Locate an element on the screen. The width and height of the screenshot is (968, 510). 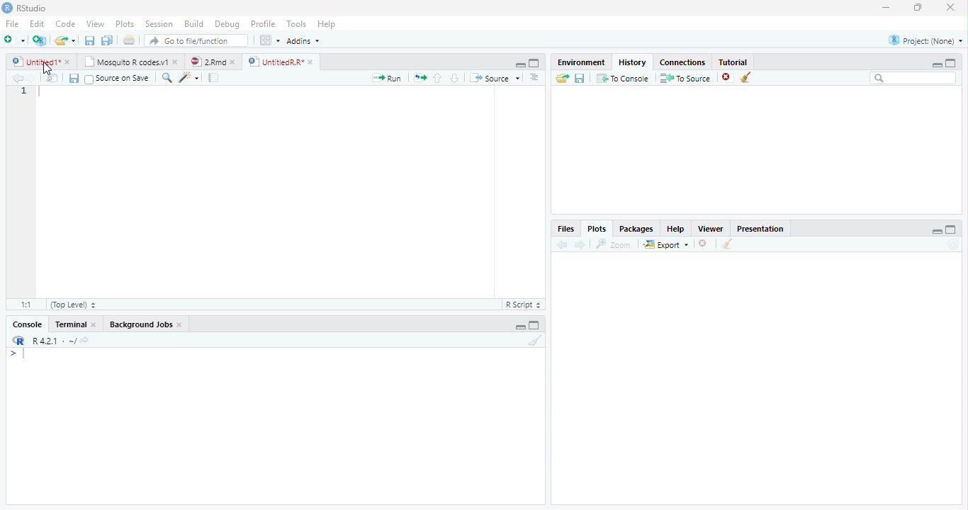
Maximize is located at coordinates (918, 9).